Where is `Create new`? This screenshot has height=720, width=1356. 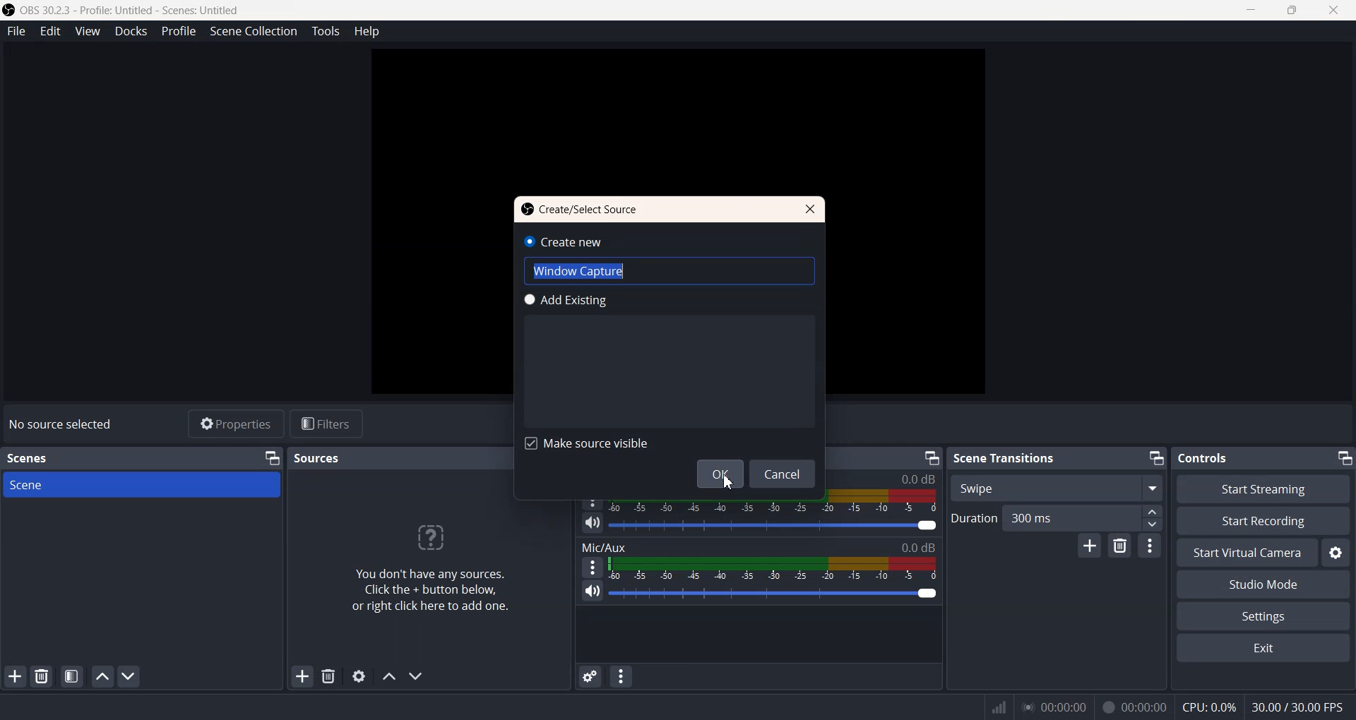
Create new is located at coordinates (563, 241).